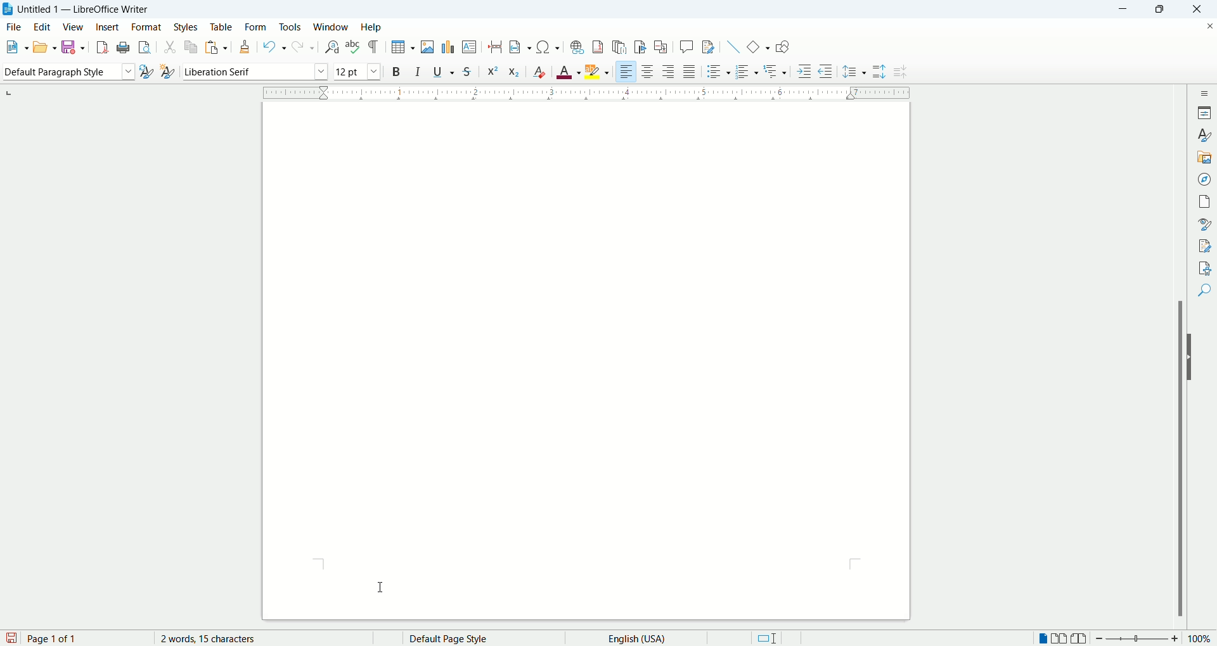  What do you see at coordinates (570, 72) in the screenshot?
I see `text color` at bounding box center [570, 72].